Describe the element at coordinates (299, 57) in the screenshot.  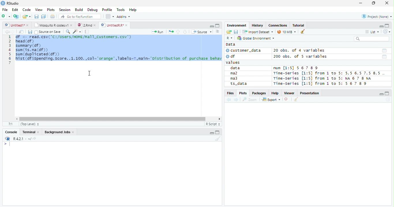
I see `200 obs. of 5 variables` at that location.